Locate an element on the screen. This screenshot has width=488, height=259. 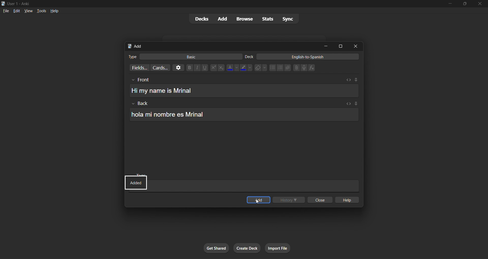
customize card templates is located at coordinates (161, 67).